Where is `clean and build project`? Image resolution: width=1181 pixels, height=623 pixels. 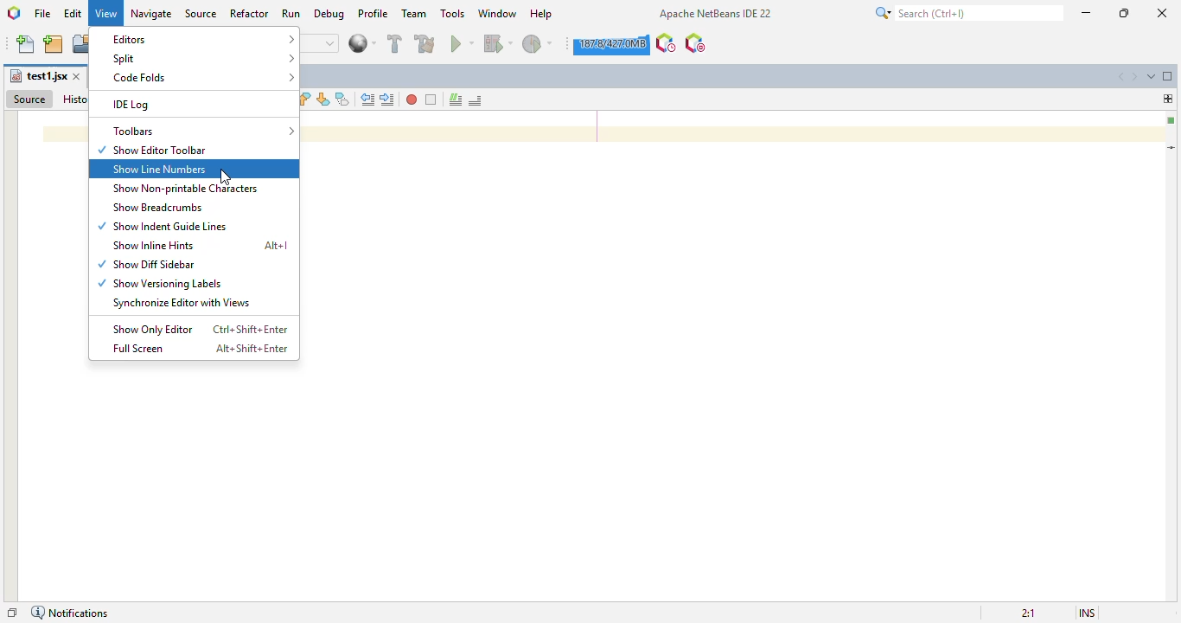
clean and build project is located at coordinates (425, 43).